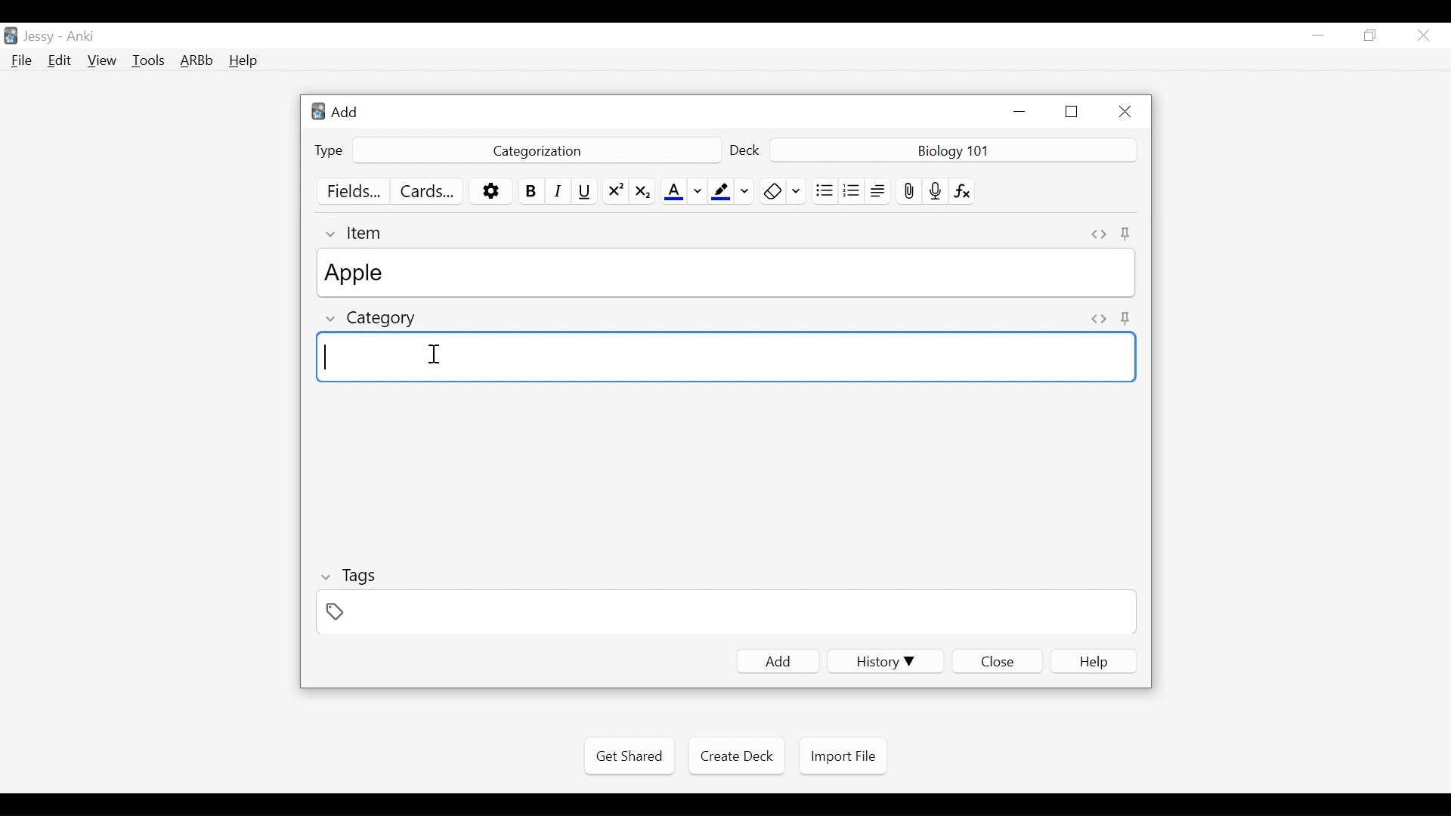 This screenshot has height=816, width=1451. What do you see at coordinates (532, 191) in the screenshot?
I see `Bold` at bounding box center [532, 191].